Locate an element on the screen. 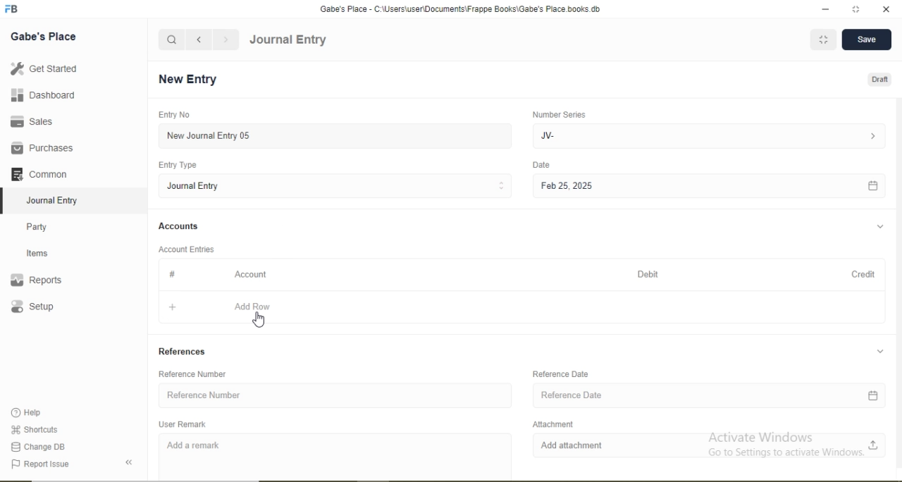 The height and width of the screenshot is (482, 902). + Add Row is located at coordinates (520, 308).